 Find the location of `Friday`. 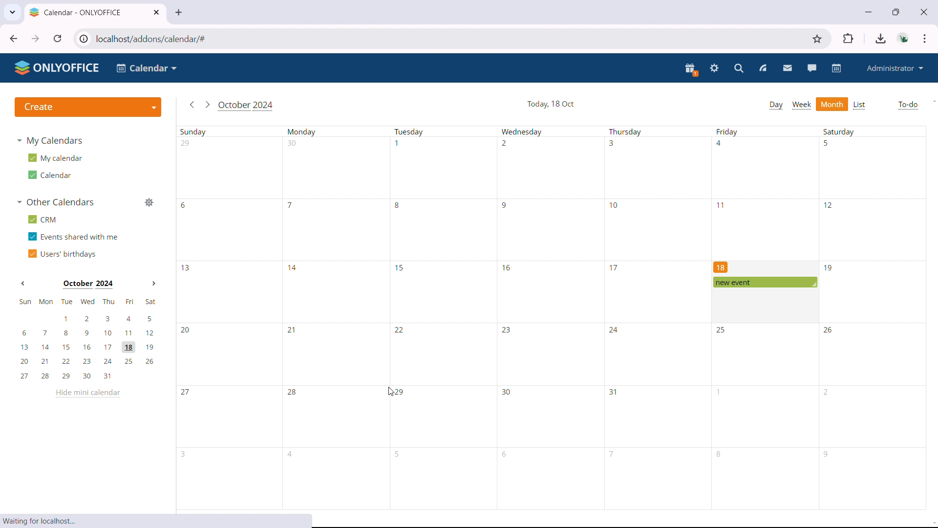

Friday is located at coordinates (727, 132).